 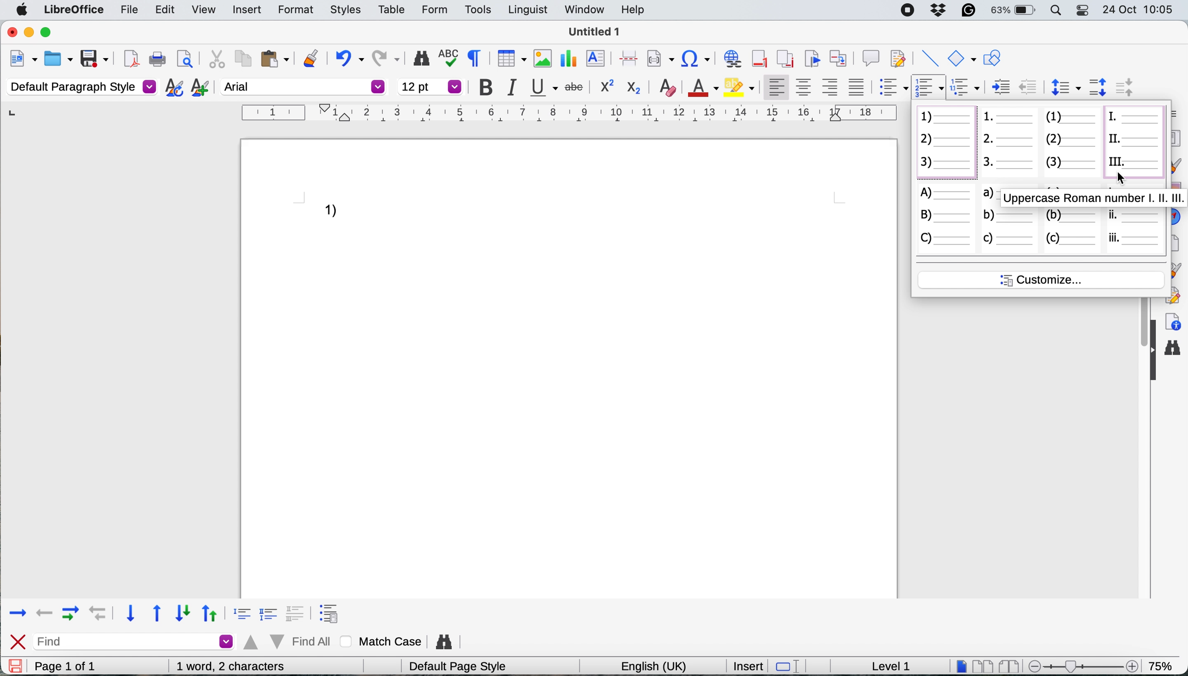 I want to click on standard selection, so click(x=793, y=666).